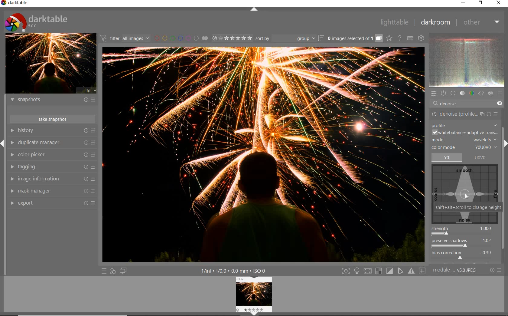 The width and height of the screenshot is (508, 316). What do you see at coordinates (463, 94) in the screenshot?
I see `tone` at bounding box center [463, 94].